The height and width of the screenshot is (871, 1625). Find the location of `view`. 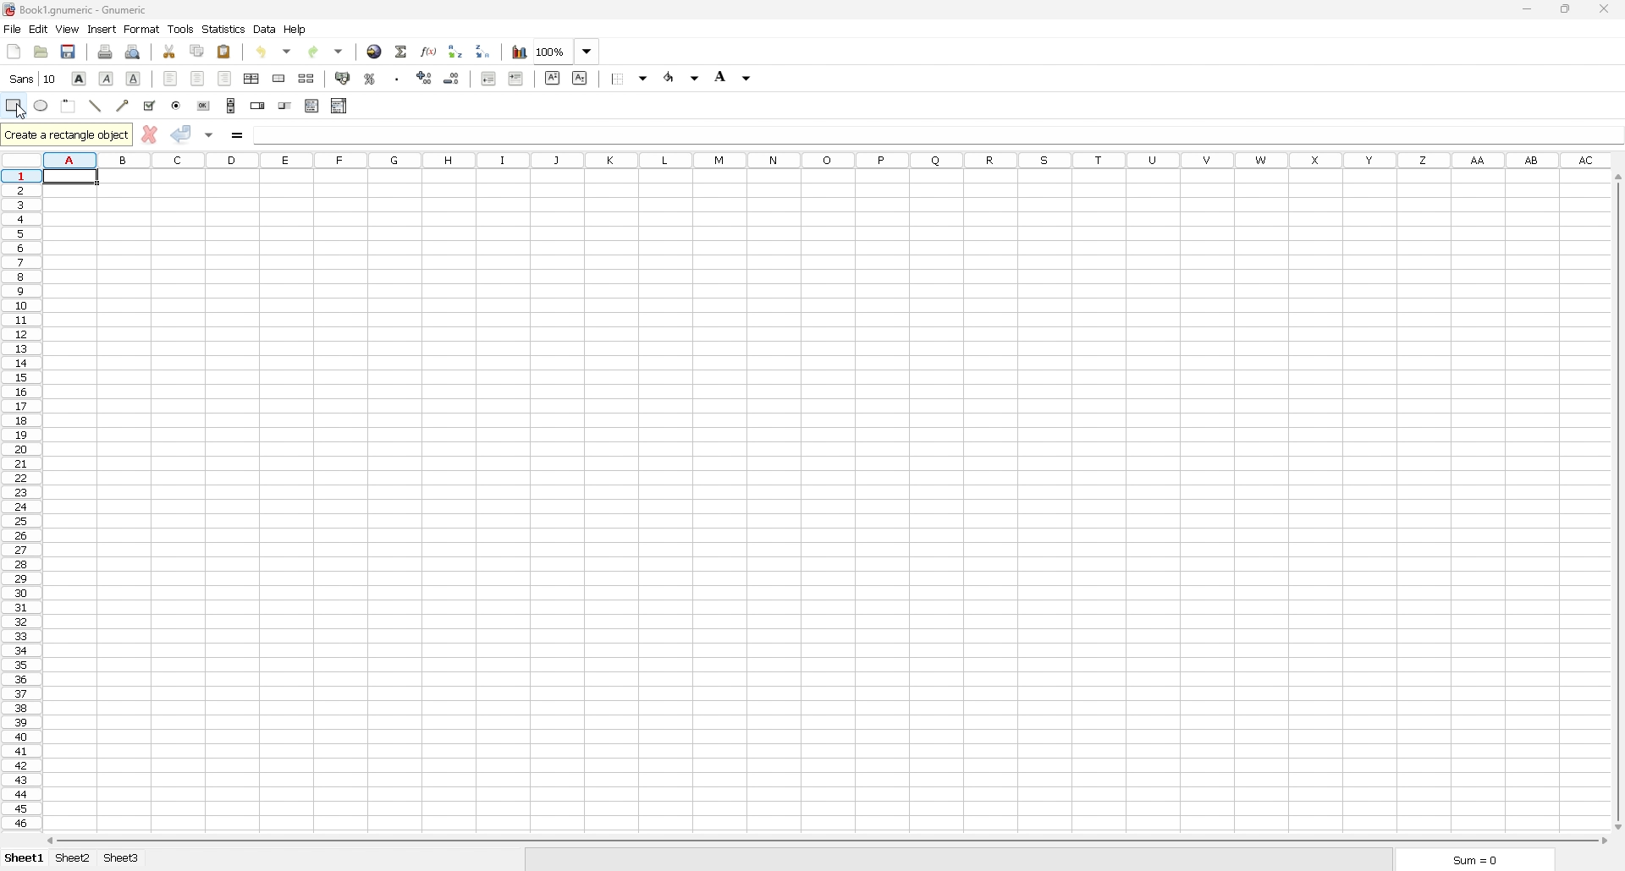

view is located at coordinates (67, 29).